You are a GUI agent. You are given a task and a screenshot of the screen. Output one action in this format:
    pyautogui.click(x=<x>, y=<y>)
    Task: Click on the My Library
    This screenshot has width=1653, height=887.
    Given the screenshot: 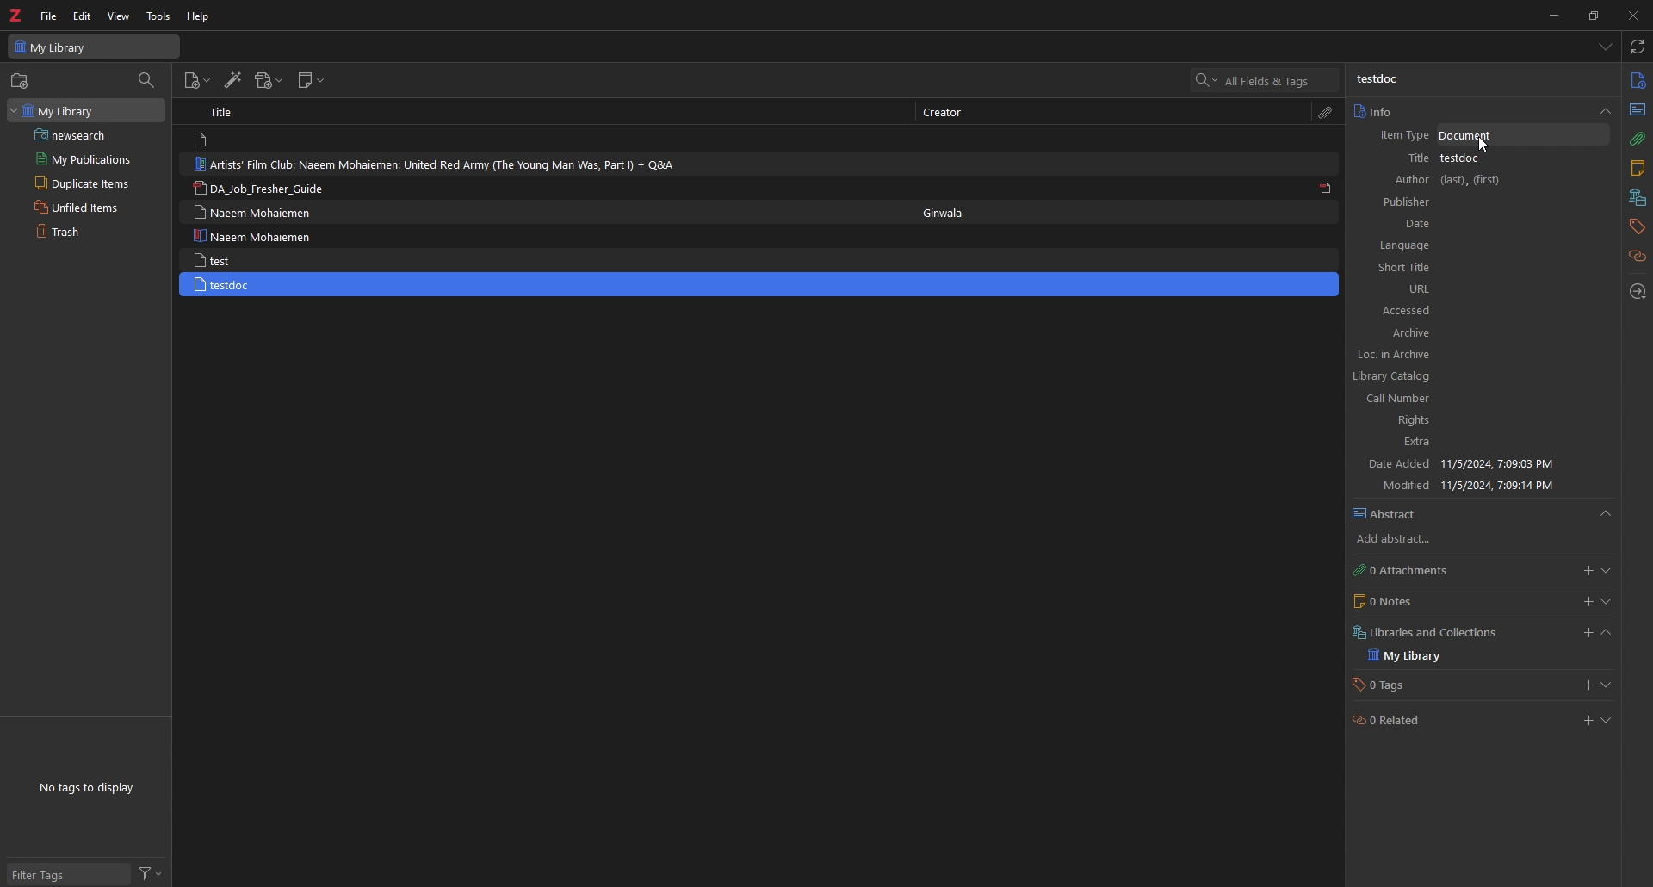 What is the action you would take?
    pyautogui.click(x=95, y=47)
    